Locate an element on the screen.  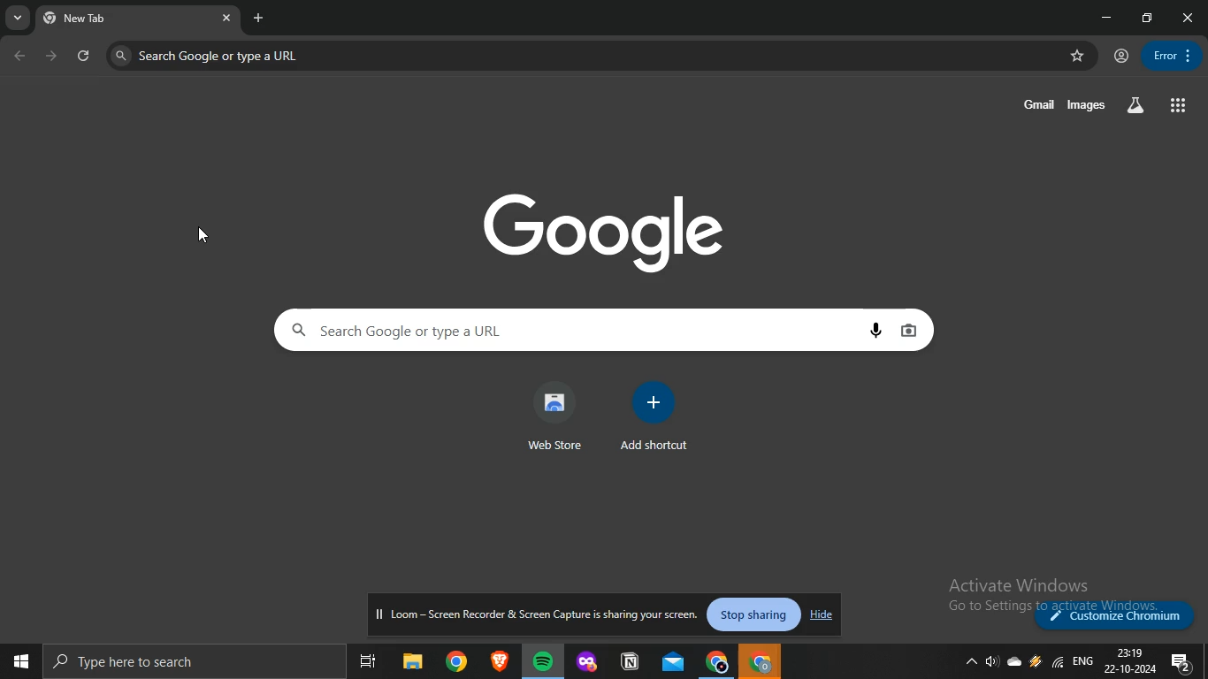
web store is located at coordinates (554, 416).